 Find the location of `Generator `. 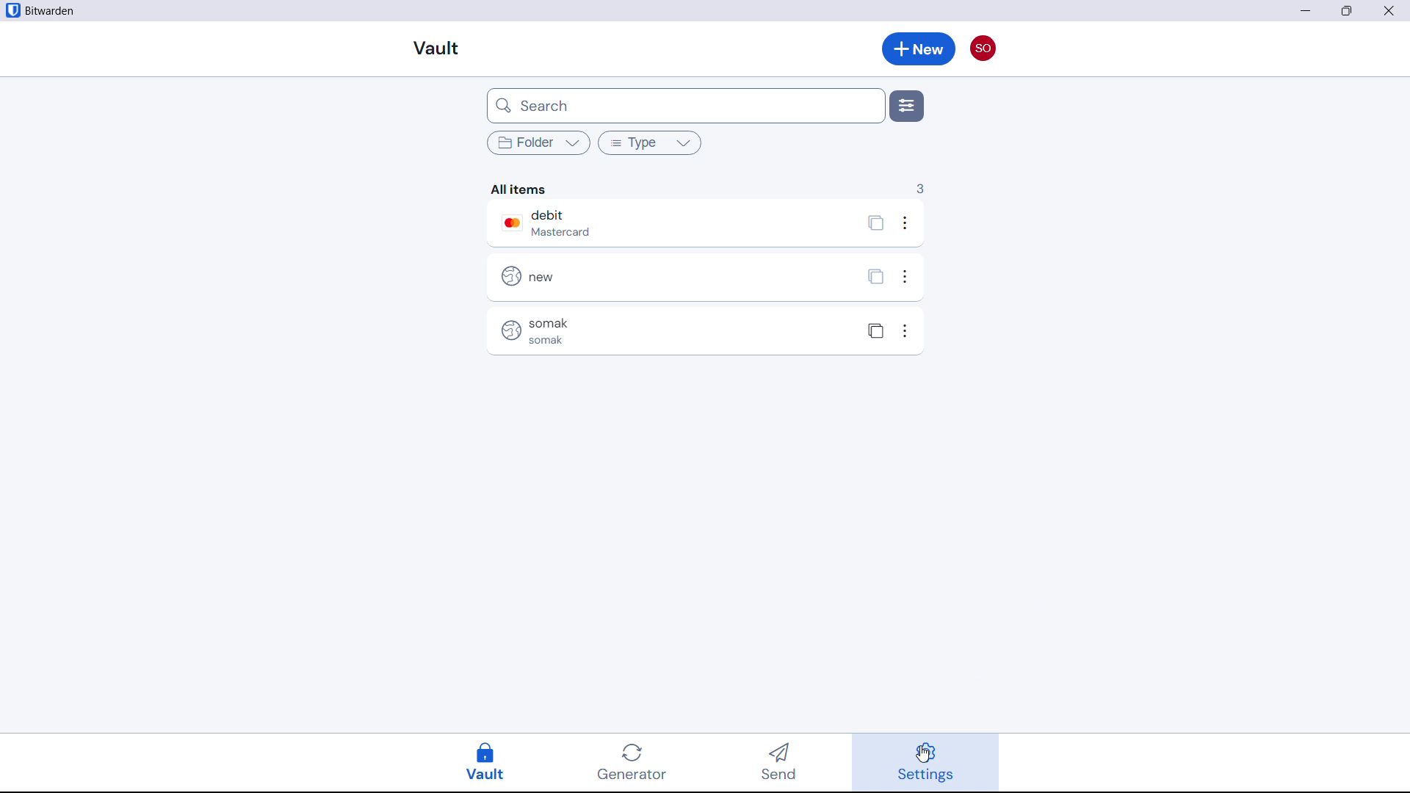

Generator  is located at coordinates (640, 762).